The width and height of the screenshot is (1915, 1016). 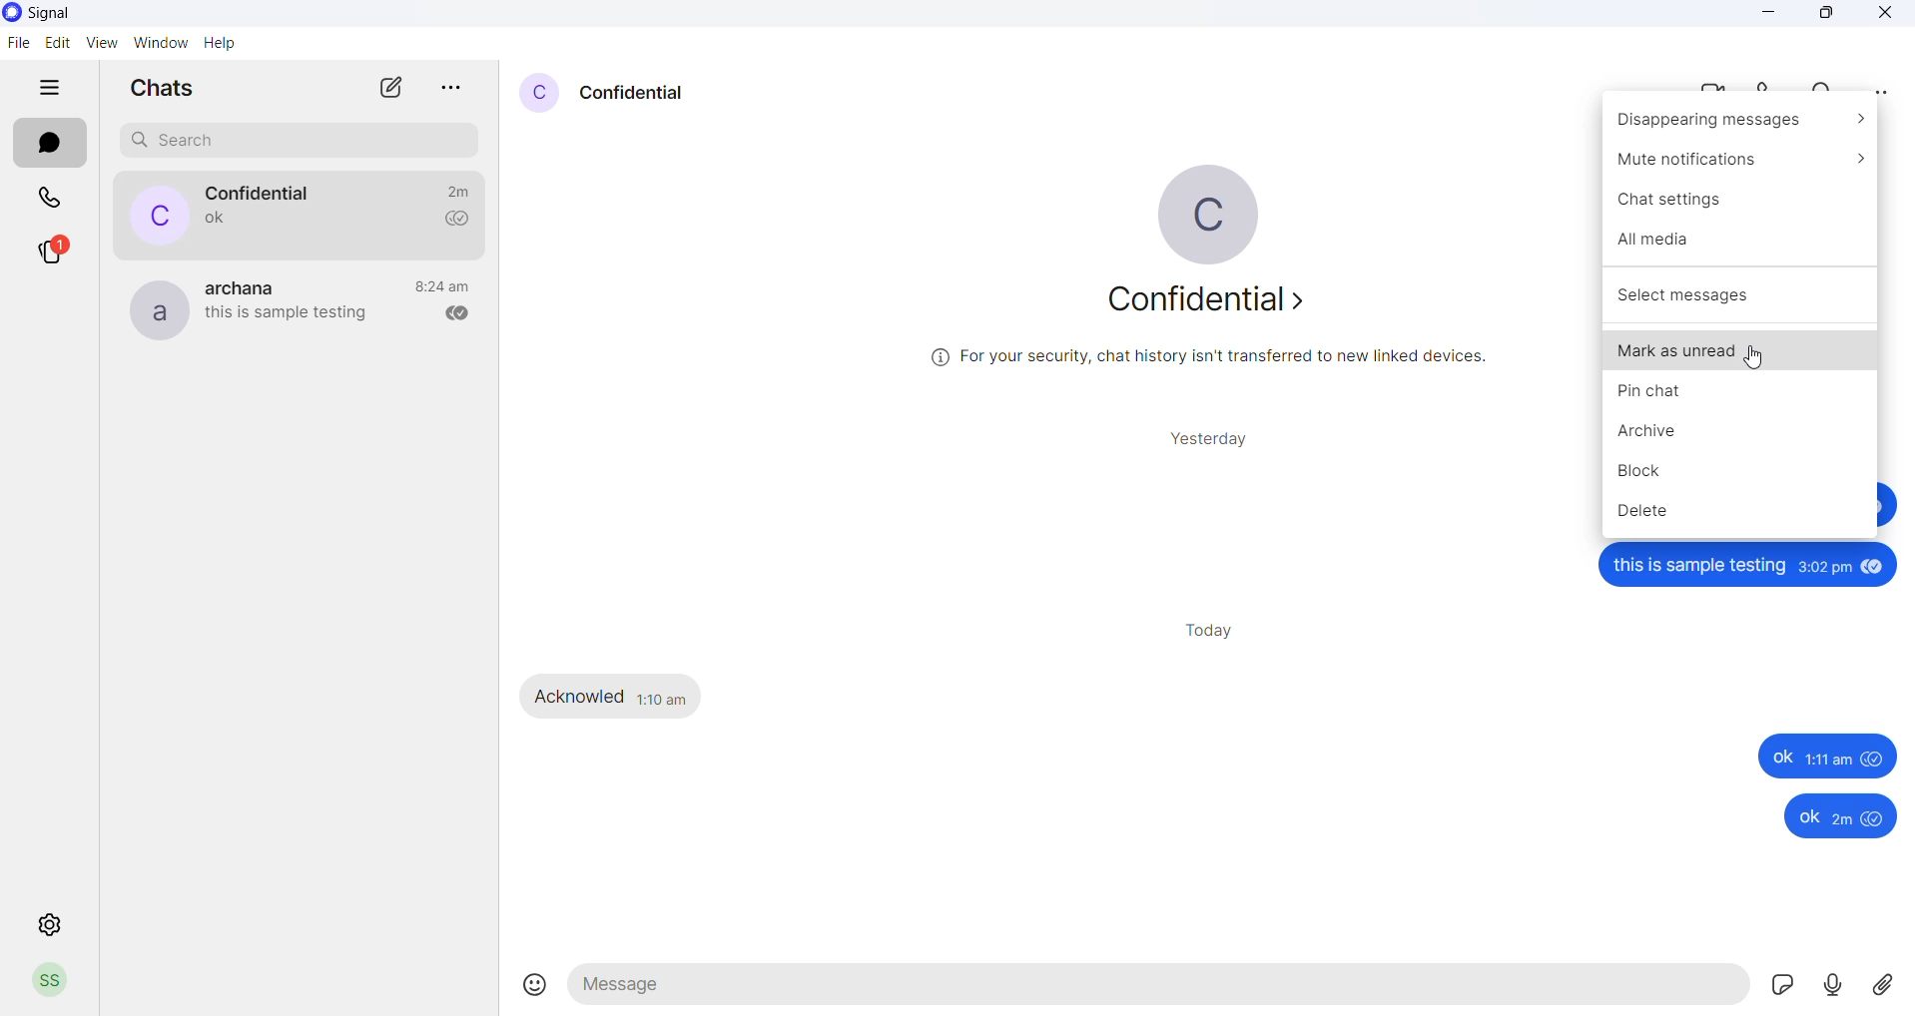 I want to click on profile picture, so click(x=147, y=215).